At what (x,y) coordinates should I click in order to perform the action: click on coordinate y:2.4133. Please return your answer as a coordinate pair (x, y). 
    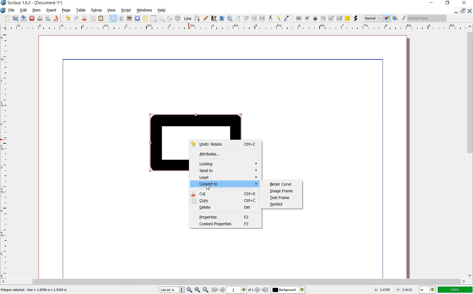
    Looking at the image, I should click on (406, 289).